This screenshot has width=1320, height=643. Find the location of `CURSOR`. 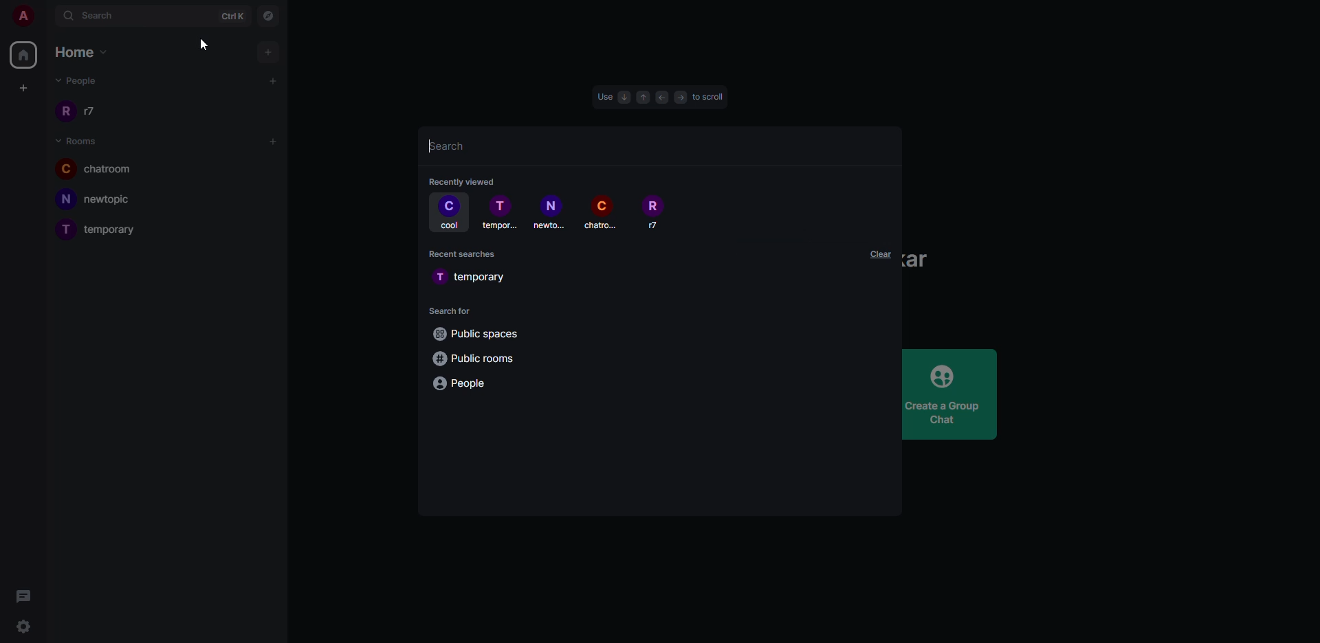

CURSOR is located at coordinates (137, 30).